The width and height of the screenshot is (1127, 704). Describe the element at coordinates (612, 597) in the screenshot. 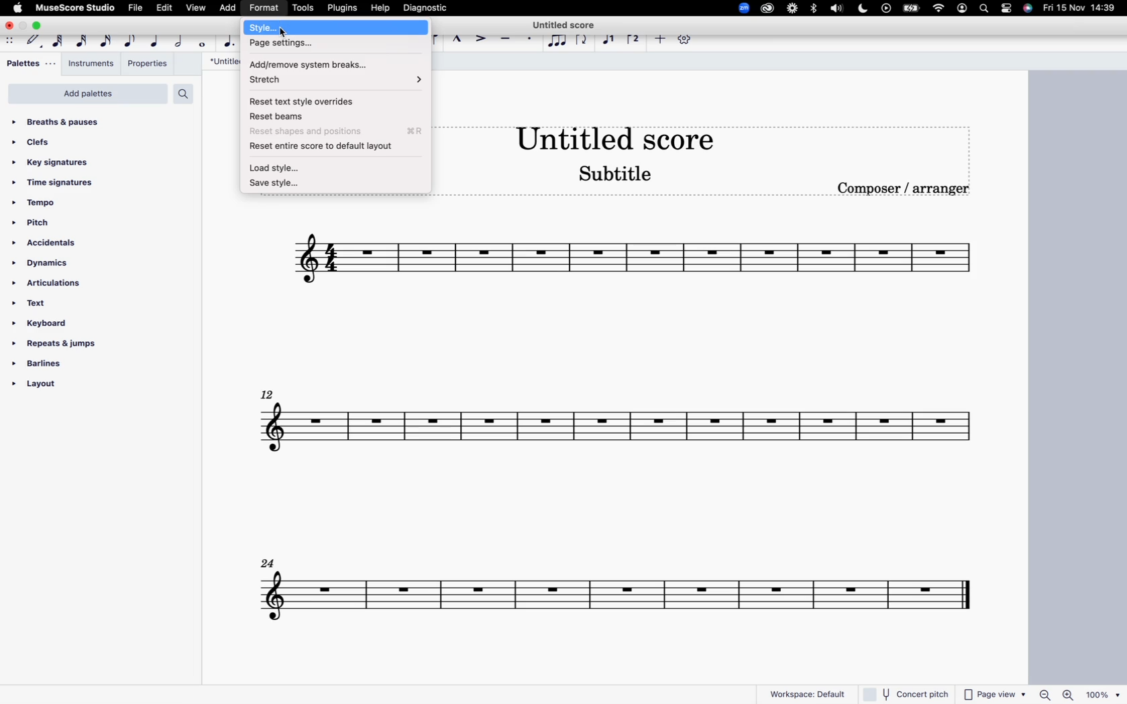

I see `Score` at that location.